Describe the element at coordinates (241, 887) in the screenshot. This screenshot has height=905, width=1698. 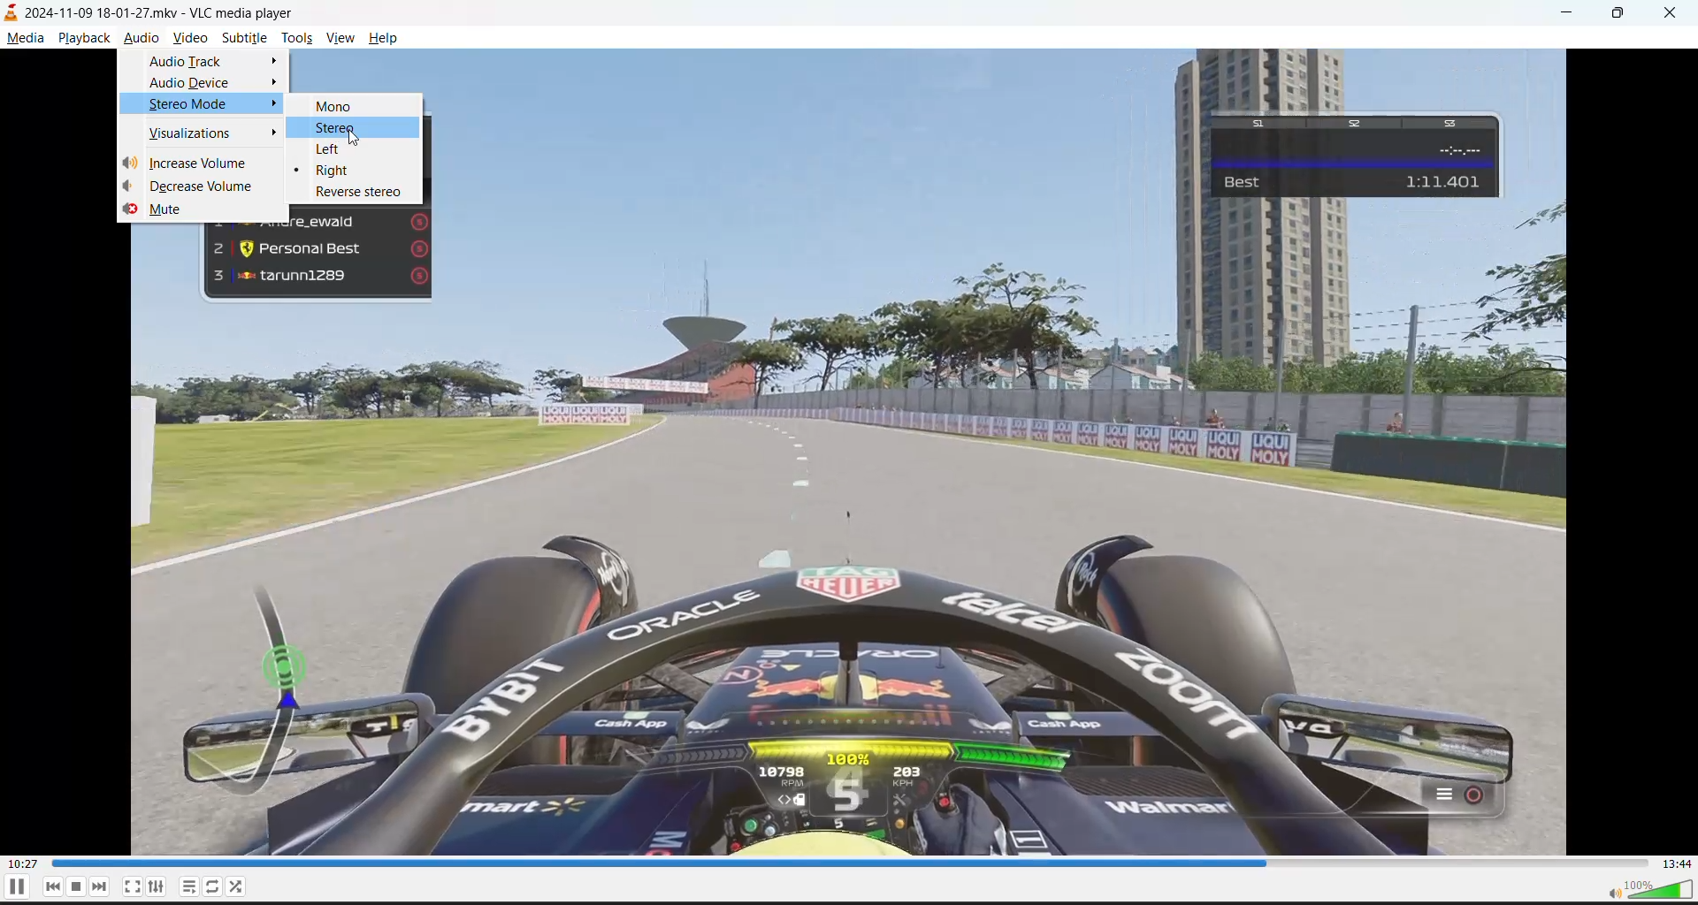
I see `random` at that location.